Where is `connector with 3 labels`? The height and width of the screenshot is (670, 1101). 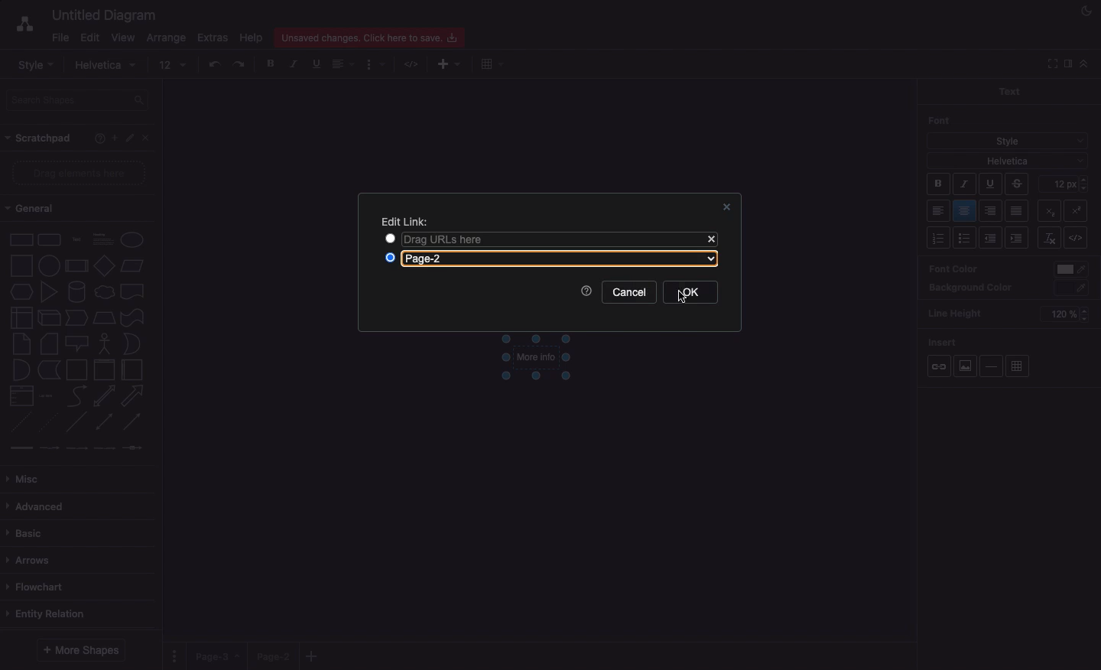 connector with 3 labels is located at coordinates (105, 448).